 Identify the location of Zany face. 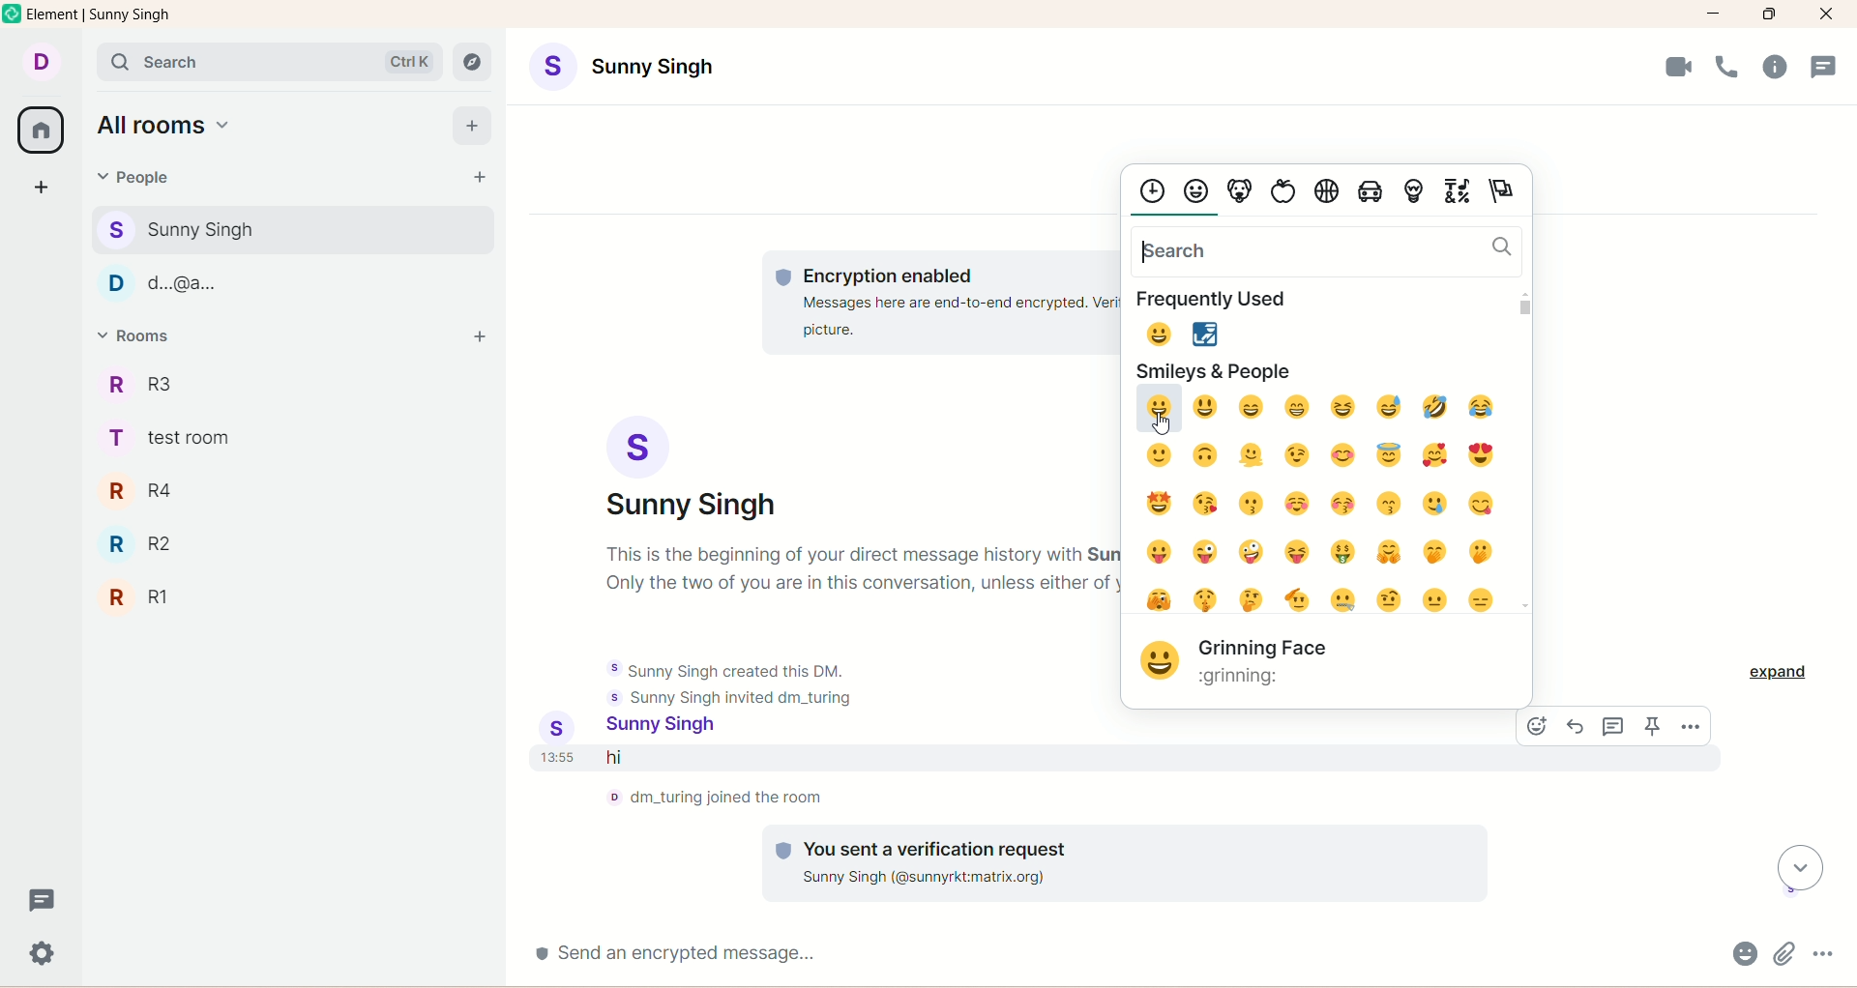
(1252, 552).